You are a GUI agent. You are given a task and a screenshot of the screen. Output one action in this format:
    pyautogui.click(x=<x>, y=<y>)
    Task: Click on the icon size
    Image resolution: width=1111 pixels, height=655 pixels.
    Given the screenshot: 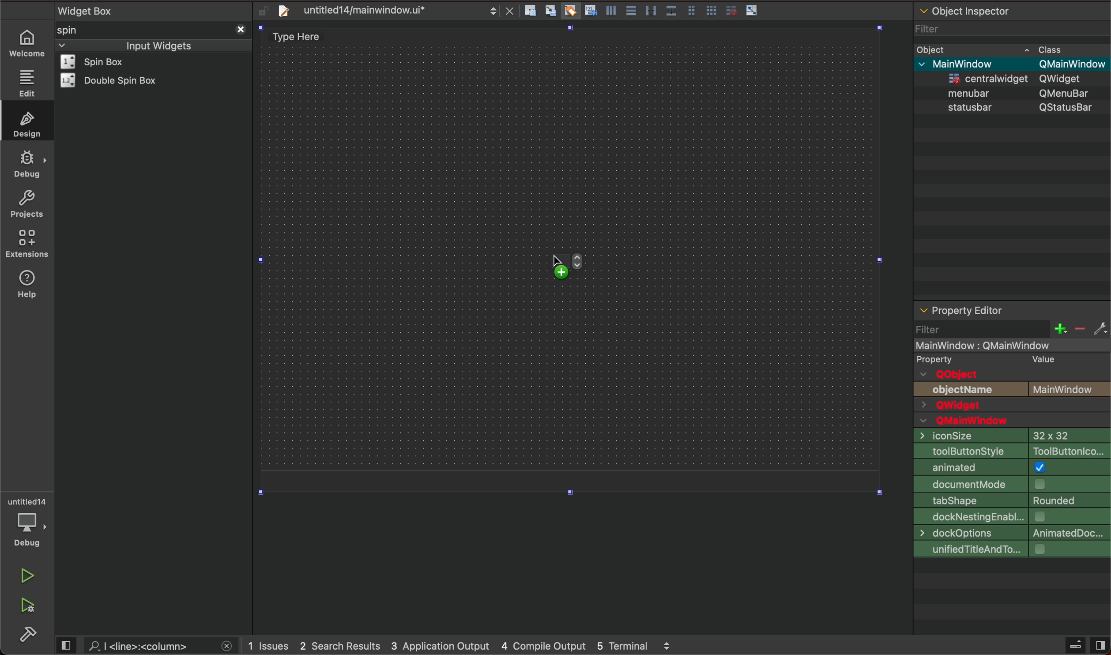 What is the action you would take?
    pyautogui.click(x=1009, y=435)
    